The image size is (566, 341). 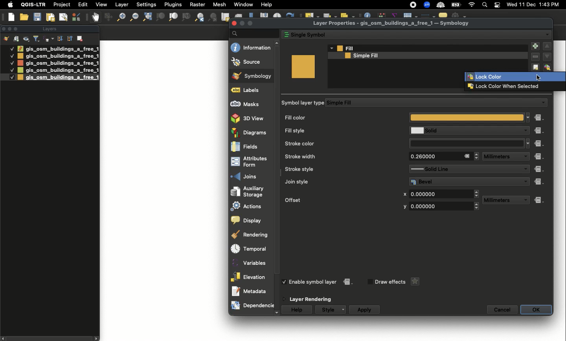 I want to click on Cursor, so click(x=538, y=77).